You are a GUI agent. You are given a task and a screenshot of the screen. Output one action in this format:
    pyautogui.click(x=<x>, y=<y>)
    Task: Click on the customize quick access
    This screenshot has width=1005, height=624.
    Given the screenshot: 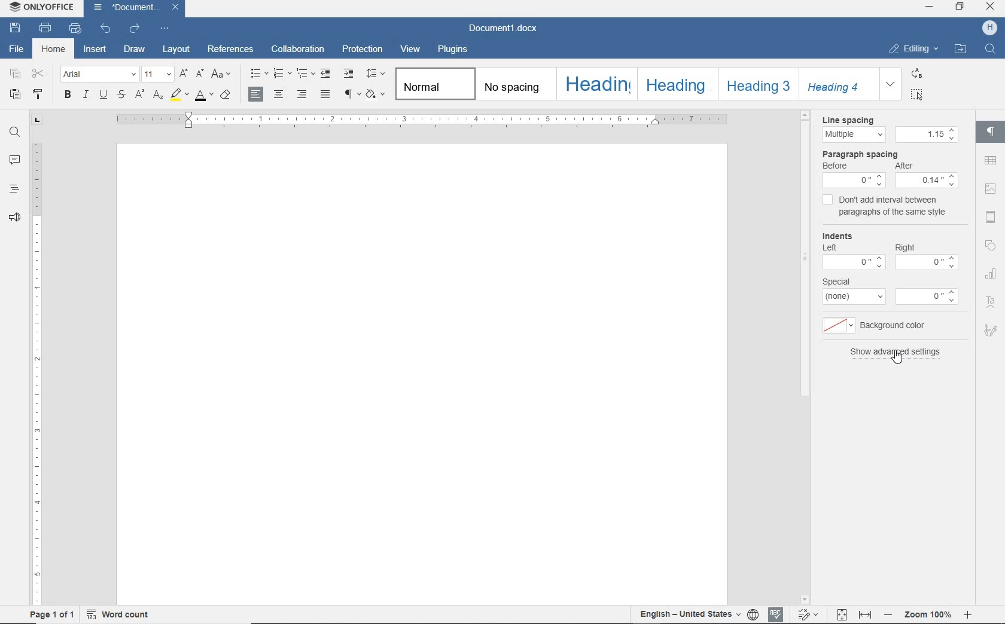 What is the action you would take?
    pyautogui.click(x=166, y=28)
    